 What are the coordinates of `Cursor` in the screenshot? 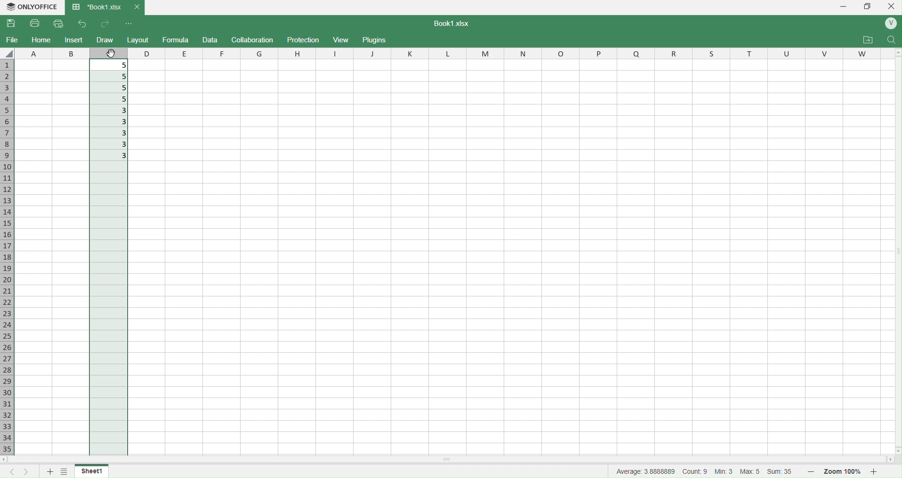 It's located at (113, 54).